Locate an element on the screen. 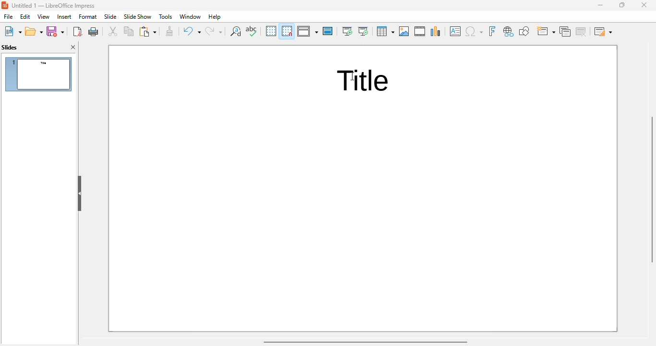 This screenshot has height=346, width=656. find and replace is located at coordinates (236, 31).